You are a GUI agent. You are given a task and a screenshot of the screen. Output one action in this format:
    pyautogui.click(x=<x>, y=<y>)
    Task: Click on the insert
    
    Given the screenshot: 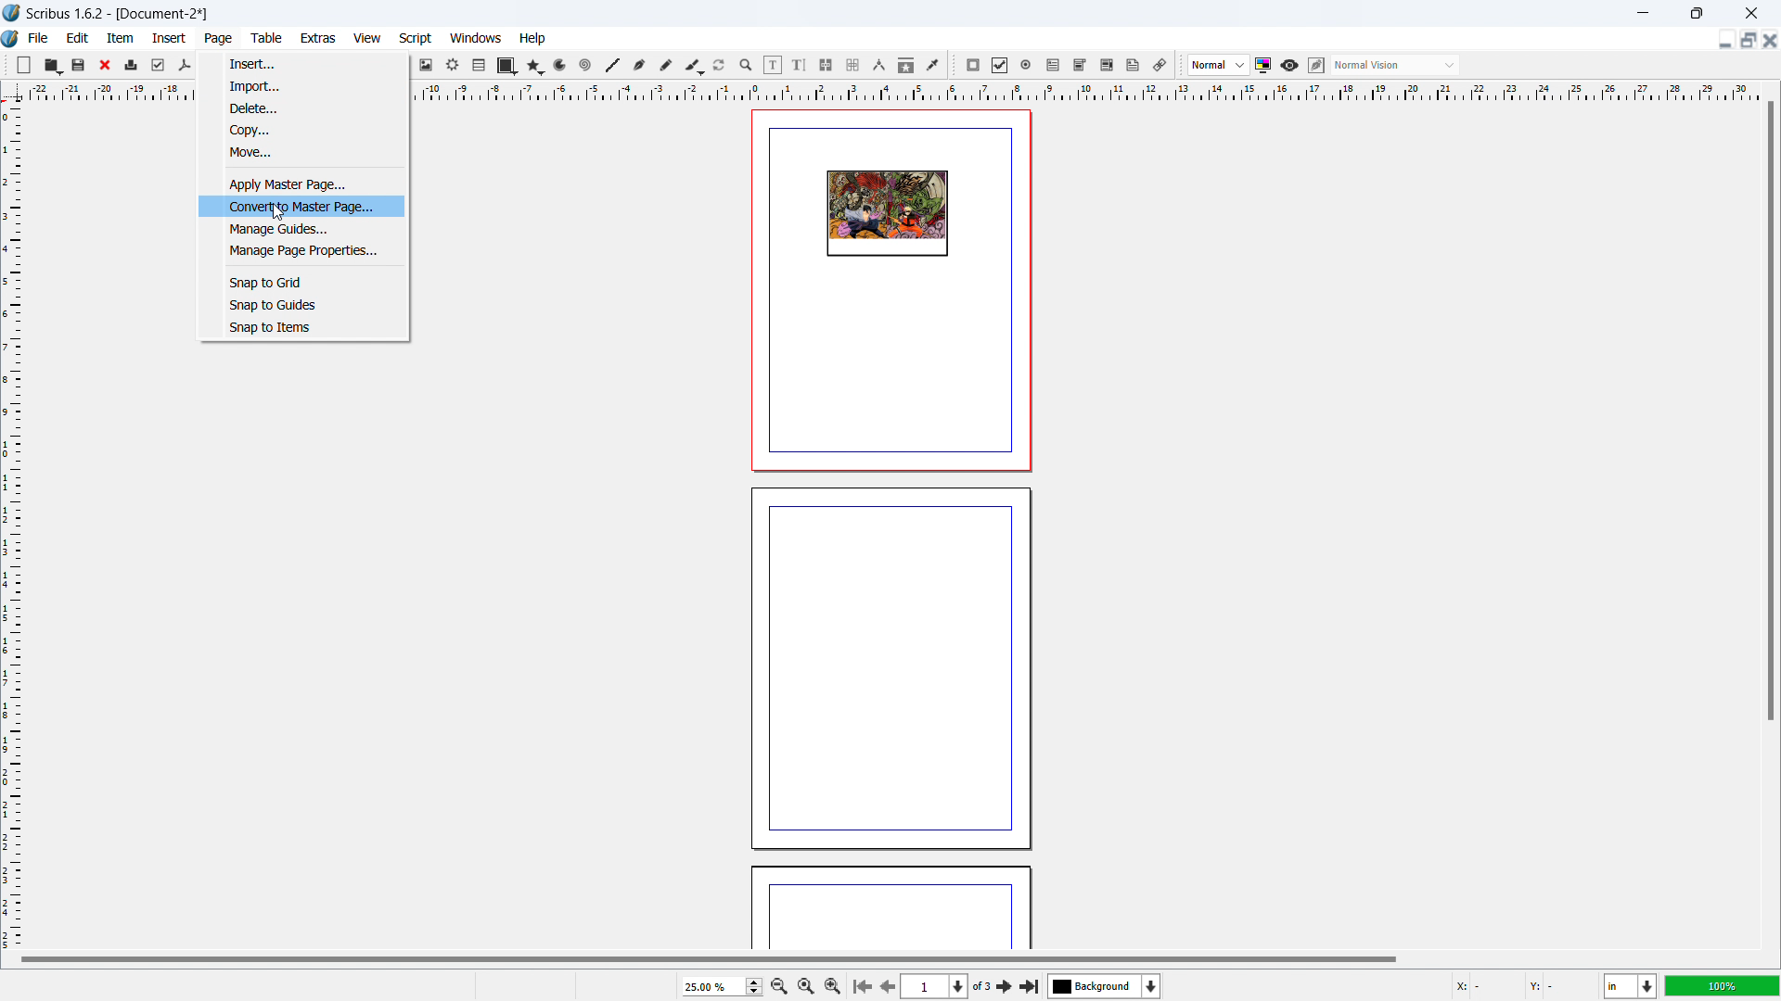 What is the action you would take?
    pyautogui.click(x=171, y=38)
    